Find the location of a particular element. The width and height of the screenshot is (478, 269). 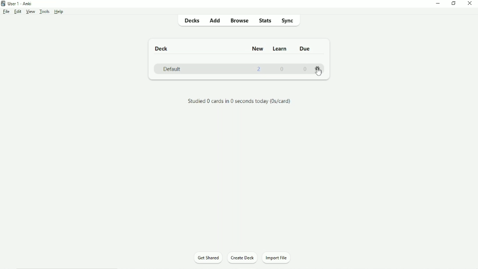

Edit is located at coordinates (18, 11).